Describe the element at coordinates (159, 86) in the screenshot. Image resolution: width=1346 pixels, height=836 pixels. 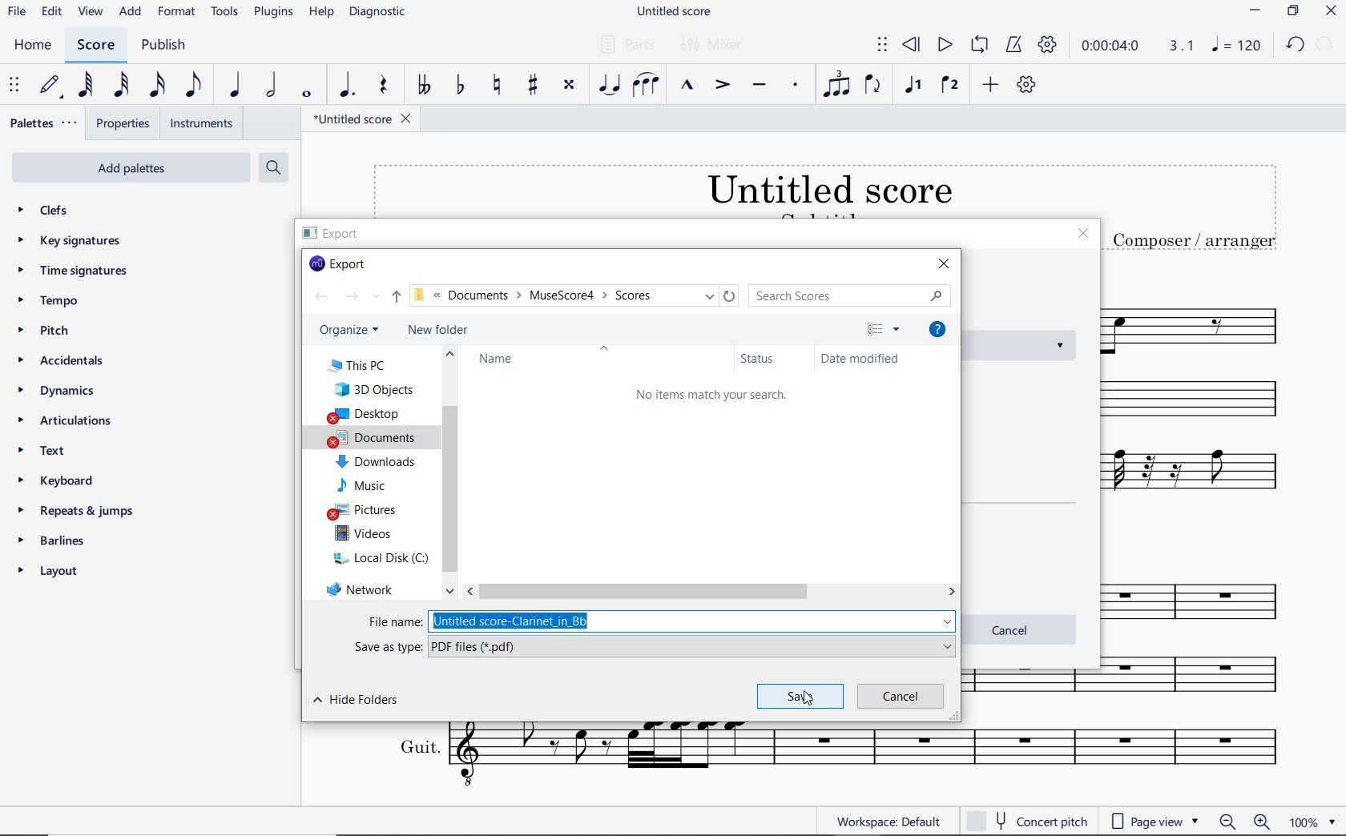
I see `16TH NOTE` at that location.